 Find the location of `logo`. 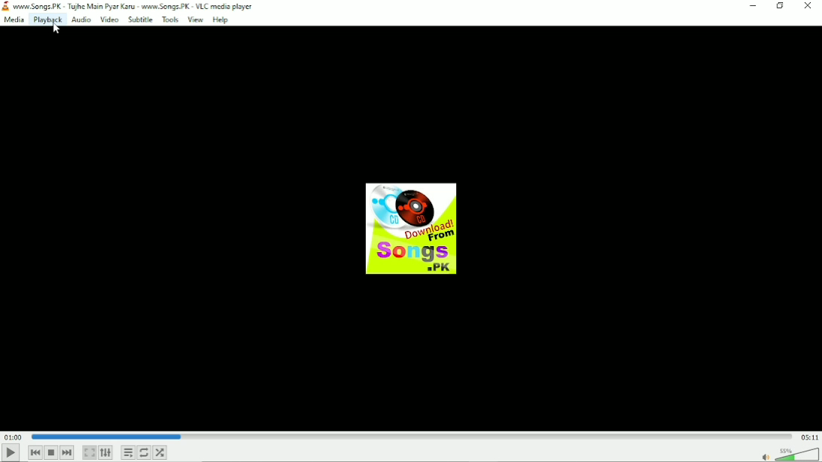

logo is located at coordinates (6, 7).